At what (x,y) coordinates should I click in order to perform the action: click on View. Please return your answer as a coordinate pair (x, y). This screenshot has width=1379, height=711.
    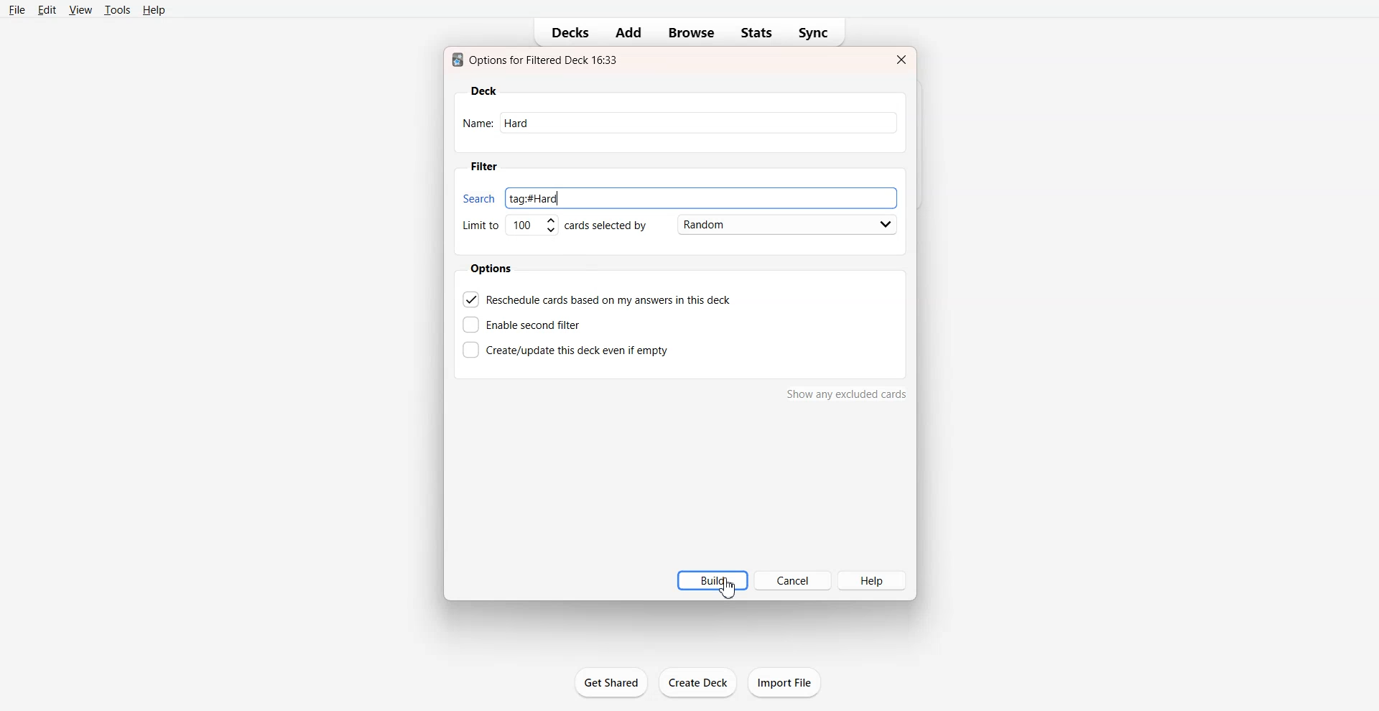
    Looking at the image, I should click on (80, 9).